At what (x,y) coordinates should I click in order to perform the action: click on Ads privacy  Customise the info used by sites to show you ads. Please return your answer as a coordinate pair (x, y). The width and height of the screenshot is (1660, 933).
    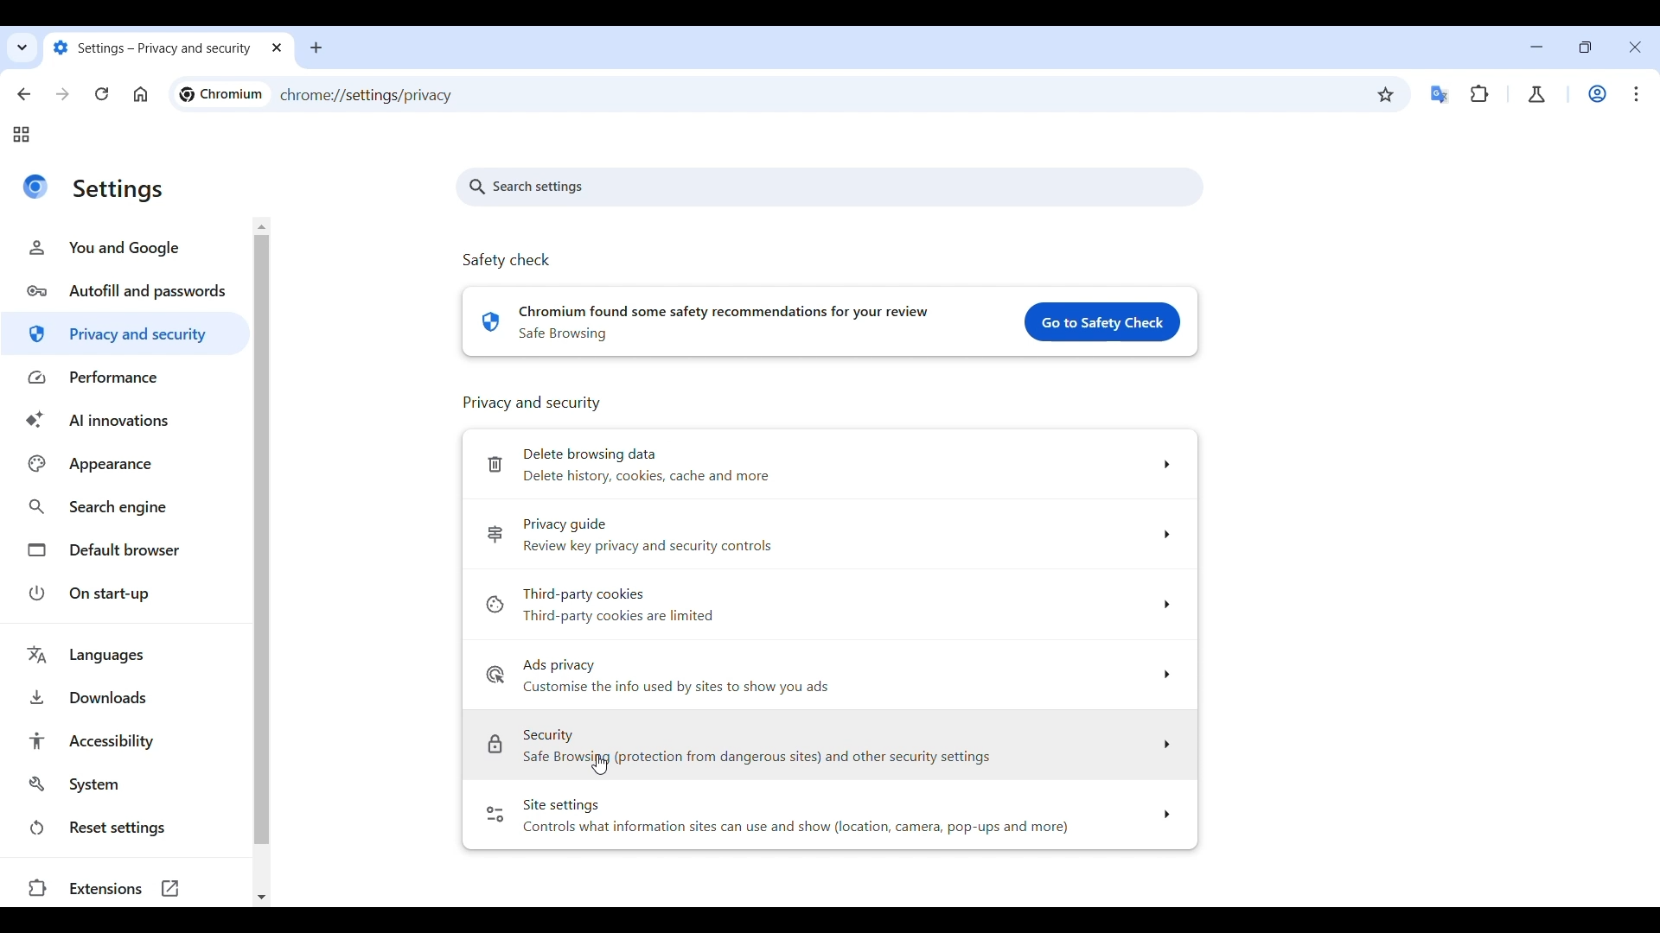
    Looking at the image, I should click on (833, 682).